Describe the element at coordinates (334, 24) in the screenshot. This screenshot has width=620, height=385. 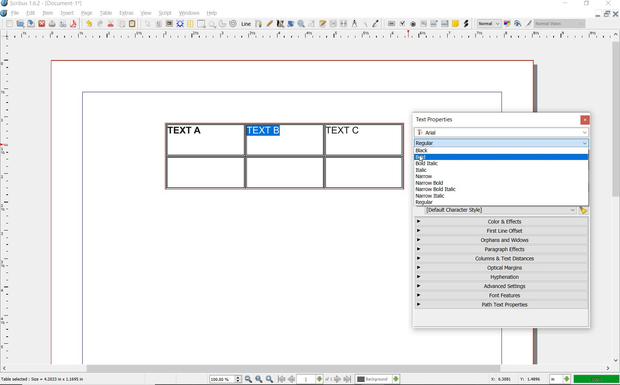
I see `link text frames` at that location.